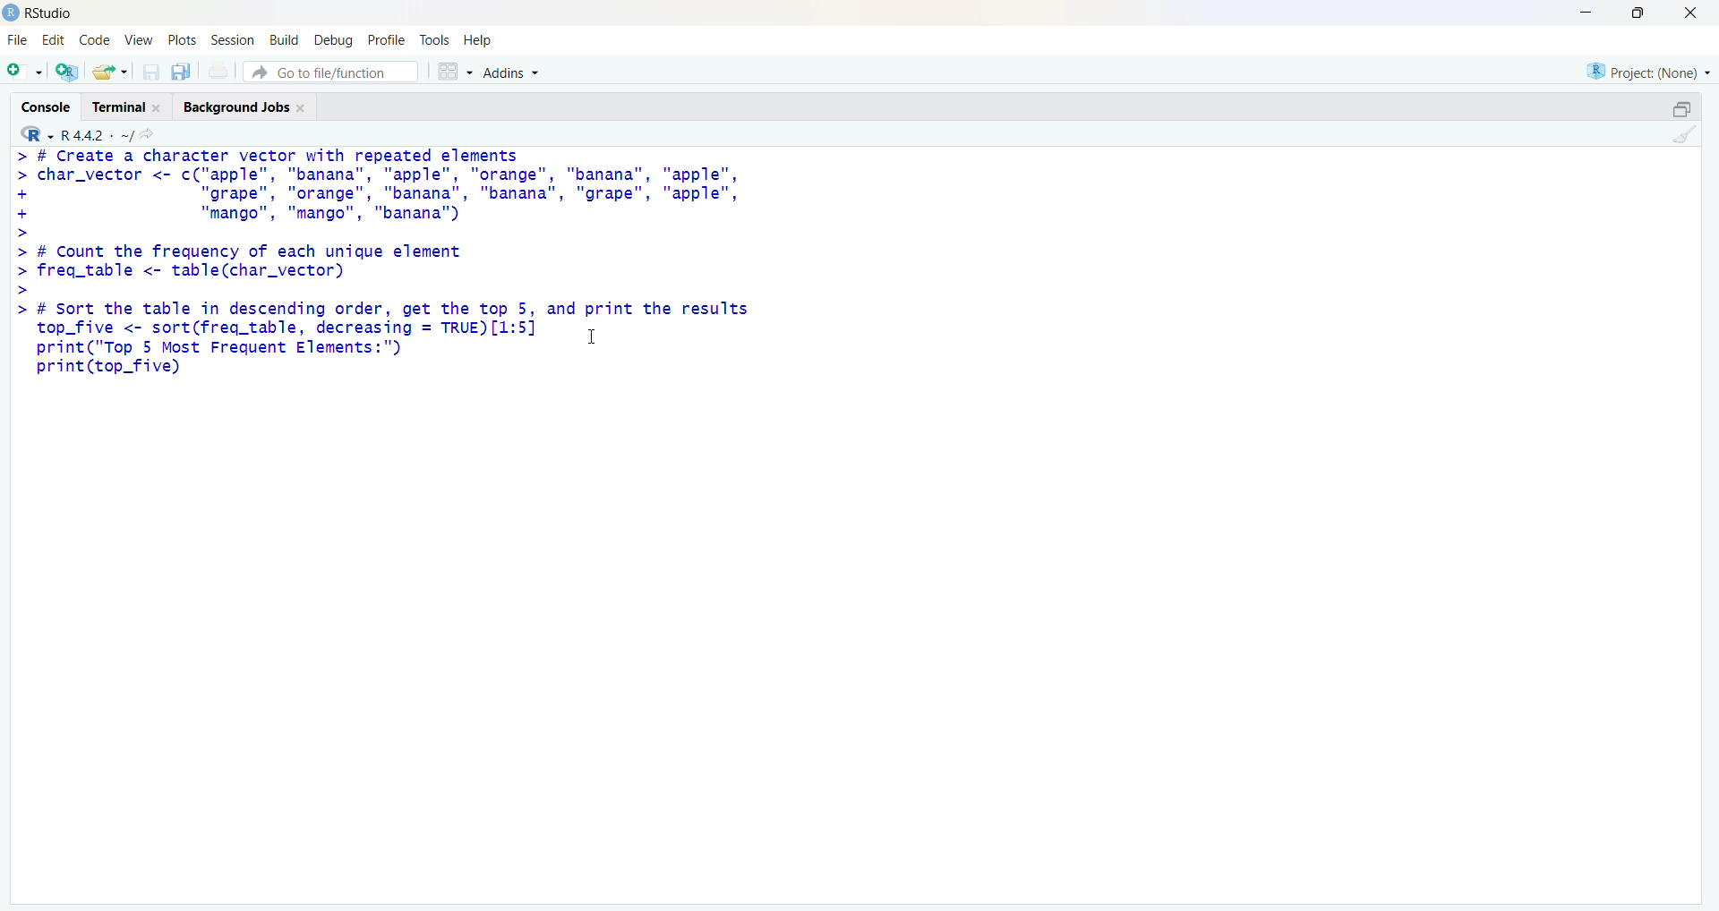 This screenshot has height=911, width=1719. I want to click on Cursor, so click(599, 335).